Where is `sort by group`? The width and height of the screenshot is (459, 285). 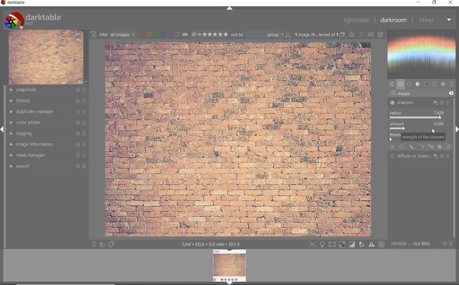 sort by group is located at coordinates (261, 35).